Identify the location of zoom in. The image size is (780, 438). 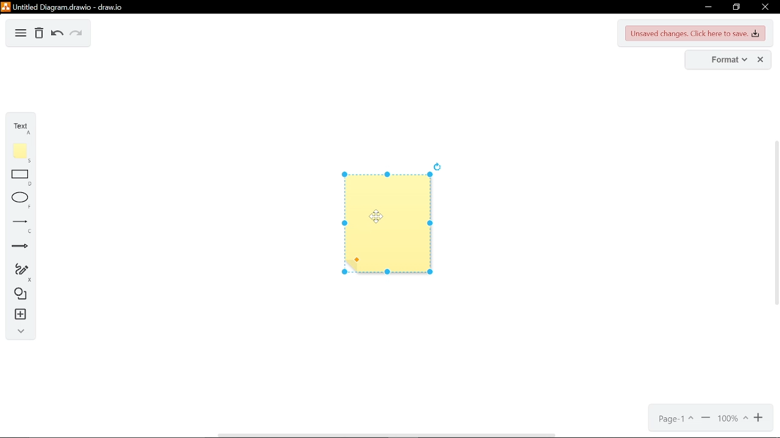
(759, 419).